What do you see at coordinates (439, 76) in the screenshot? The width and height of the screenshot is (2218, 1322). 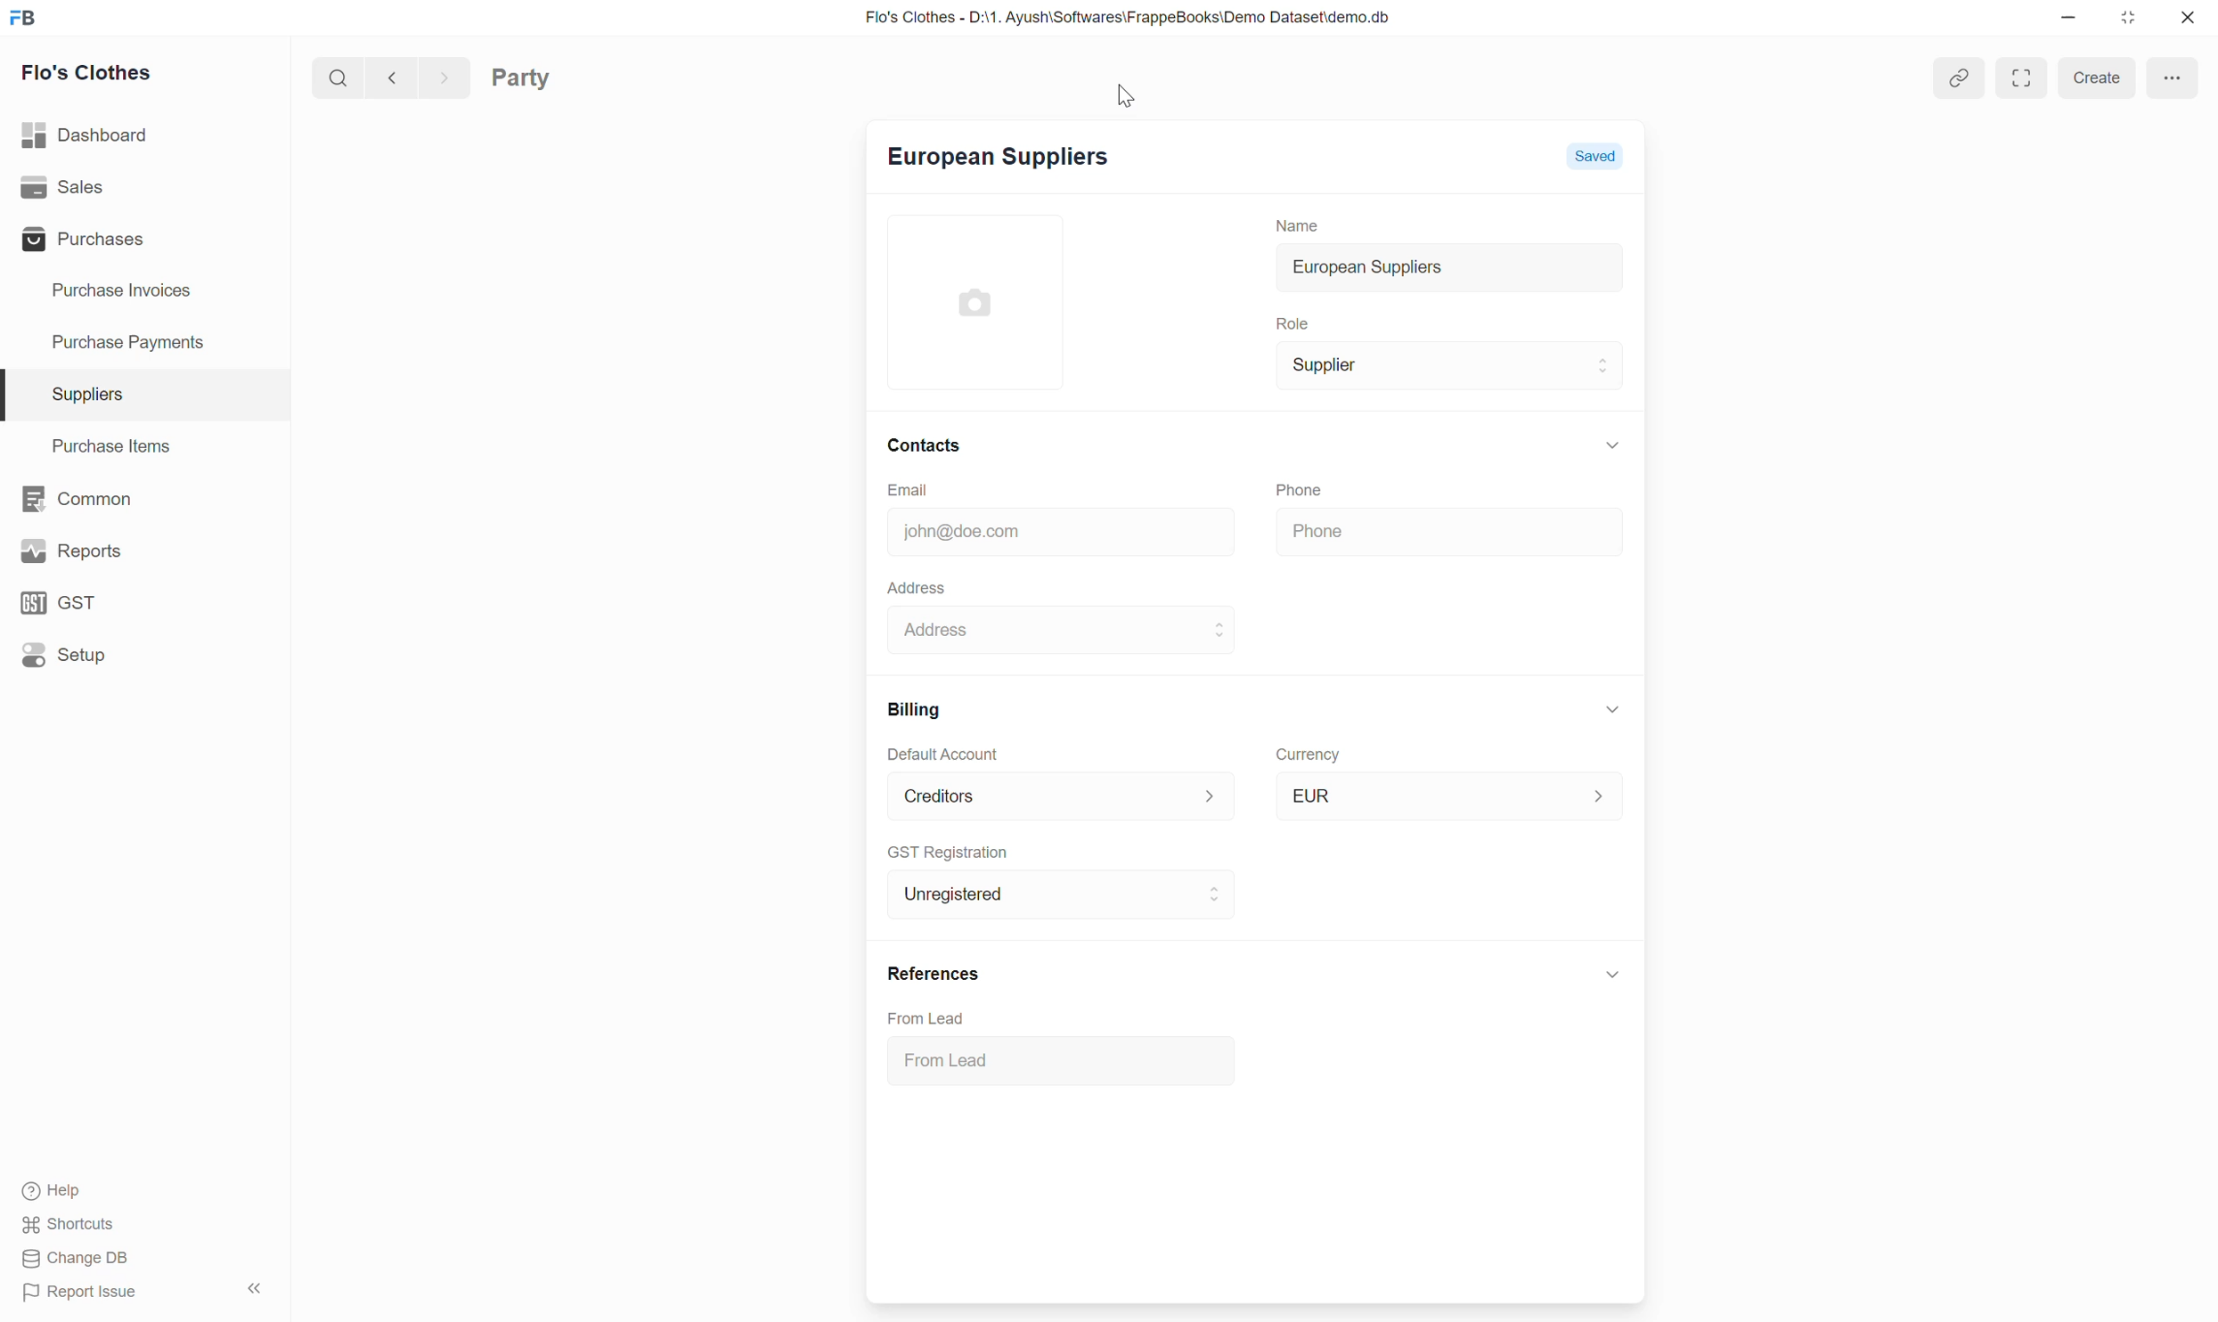 I see `forward` at bounding box center [439, 76].